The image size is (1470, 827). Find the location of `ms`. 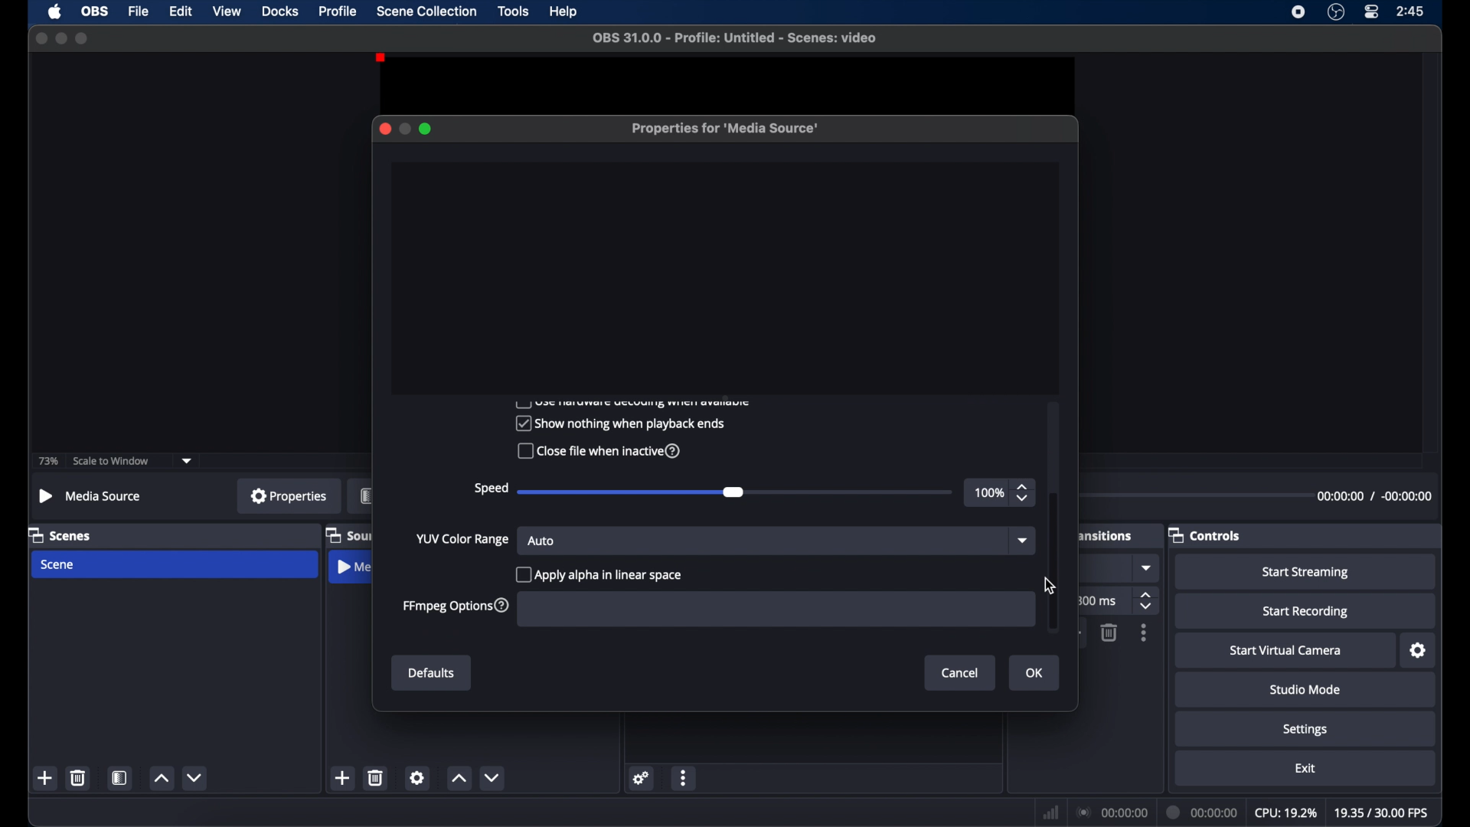

ms is located at coordinates (1102, 601).